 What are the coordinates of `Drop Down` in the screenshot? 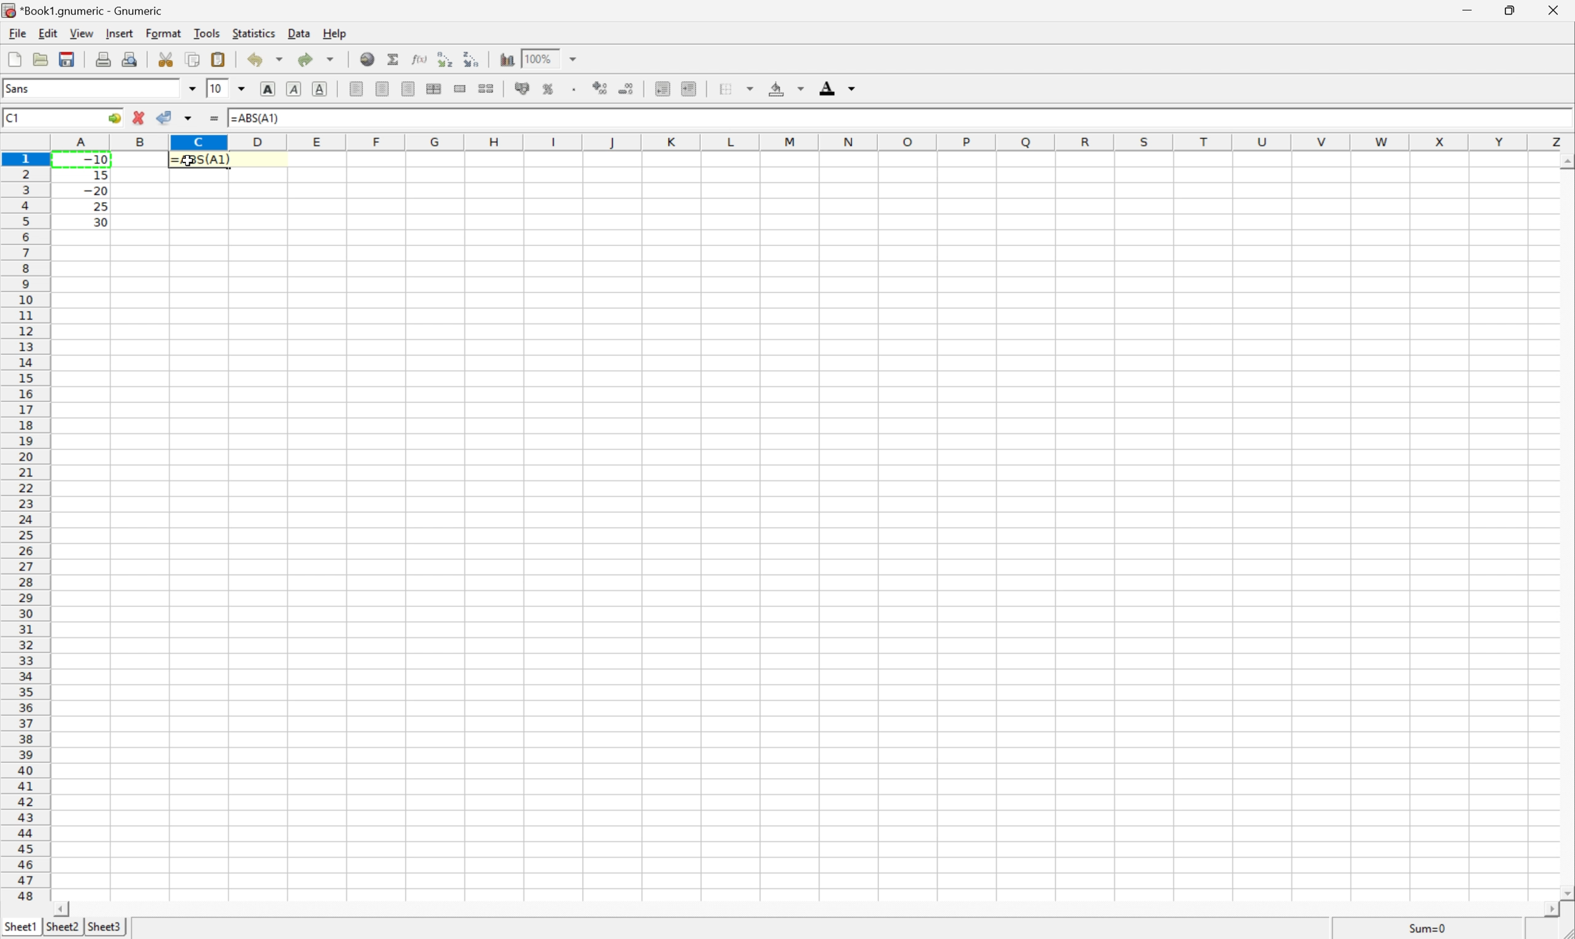 It's located at (753, 86).